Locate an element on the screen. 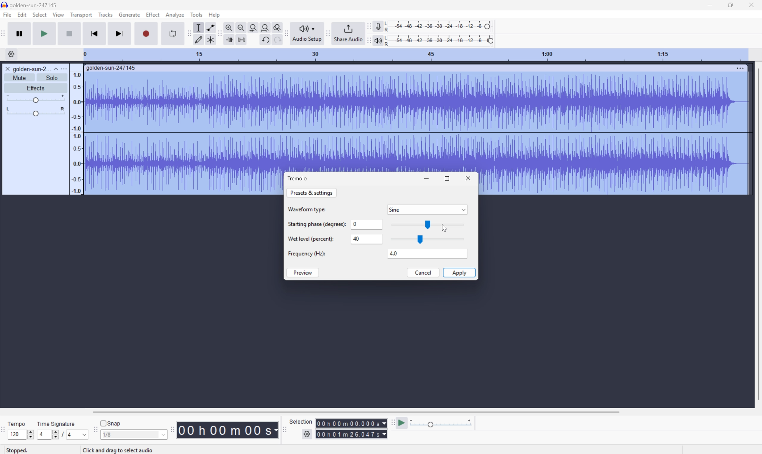 The image size is (762, 454). Selection is located at coordinates (351, 434).